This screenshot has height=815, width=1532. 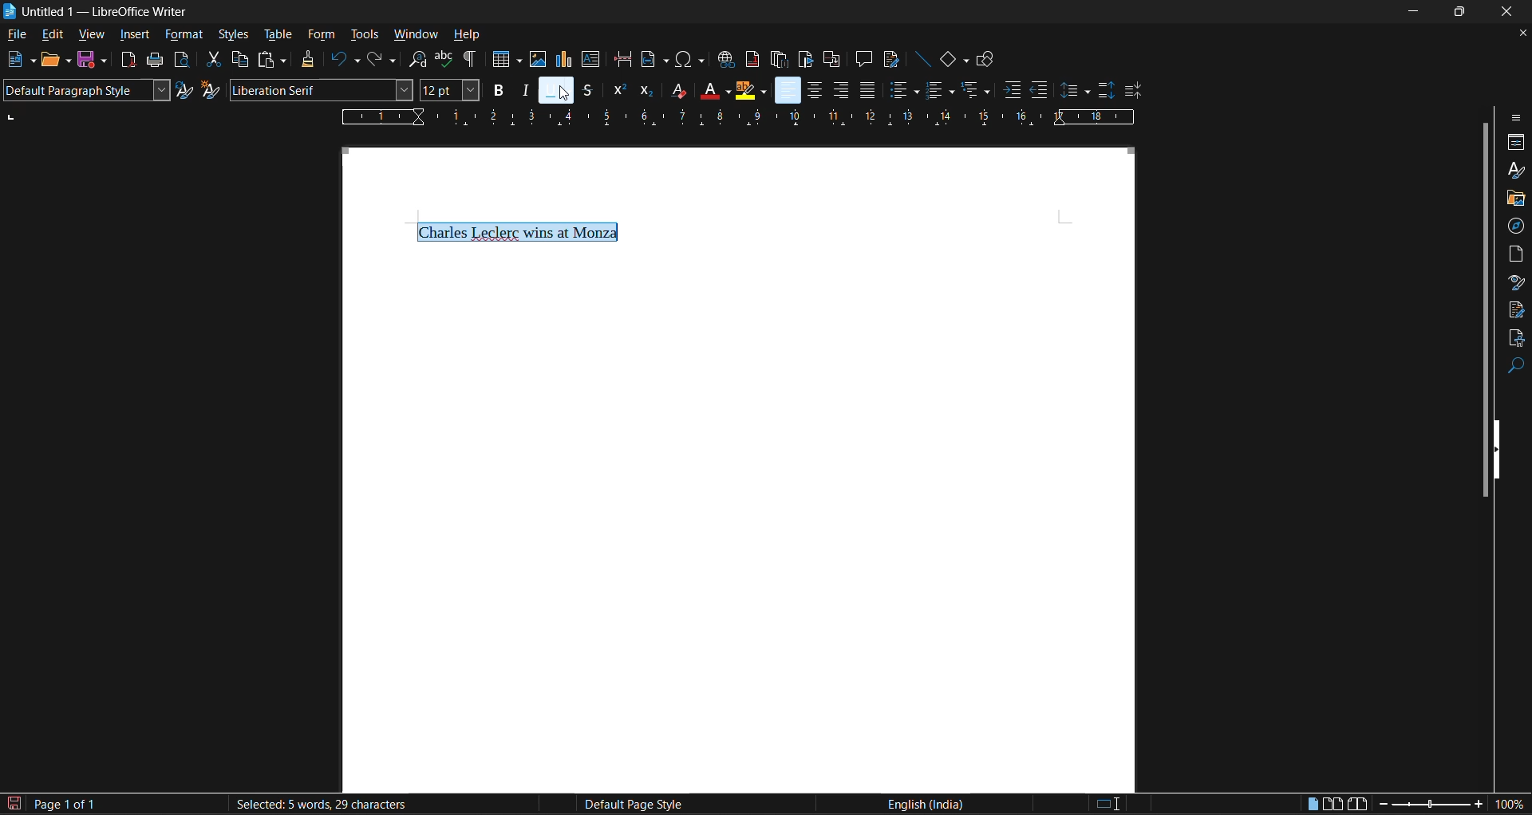 I want to click on insert page break, so click(x=622, y=59).